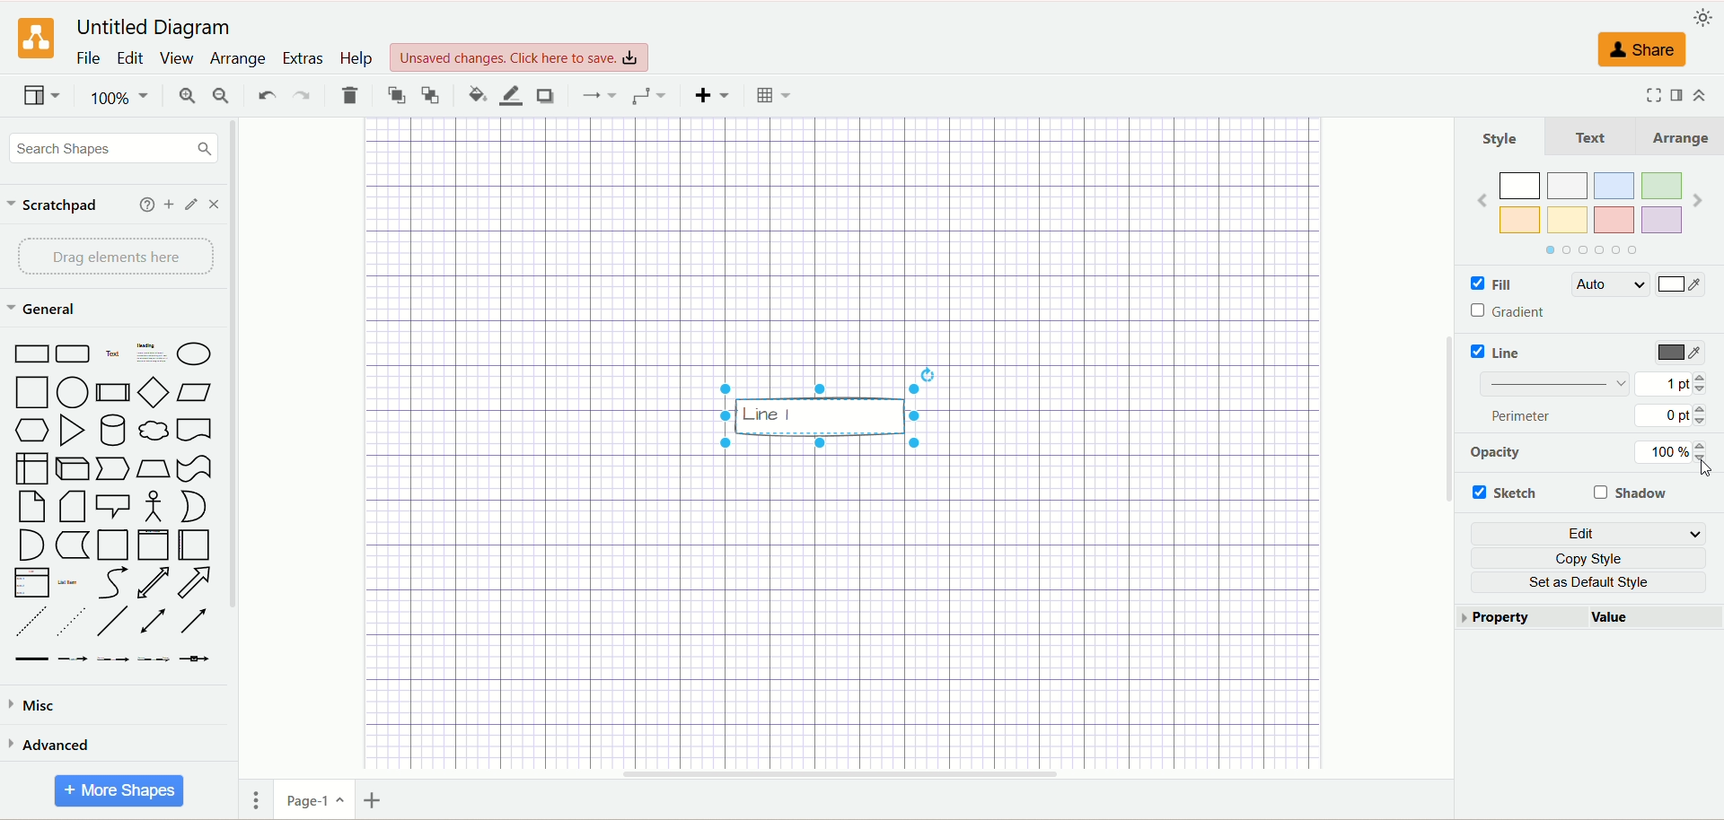 This screenshot has width=1724, height=820. Describe the element at coordinates (1590, 214) in the screenshot. I see `Colors` at that location.